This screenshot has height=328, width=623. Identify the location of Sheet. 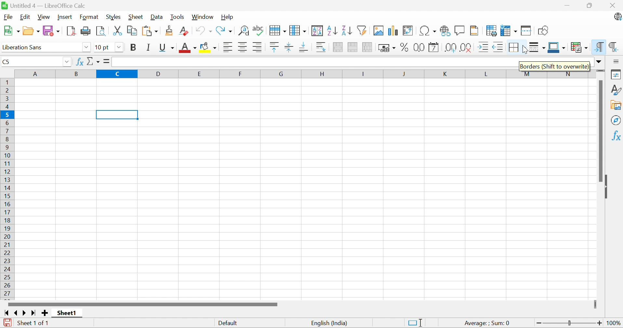
(136, 17).